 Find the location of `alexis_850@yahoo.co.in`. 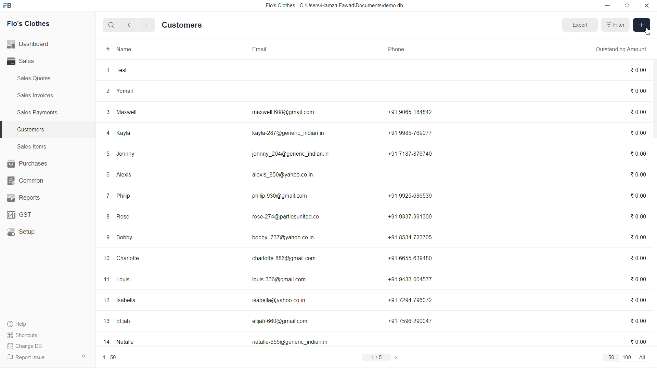

alexis_850@yahoo.co.in is located at coordinates (284, 175).